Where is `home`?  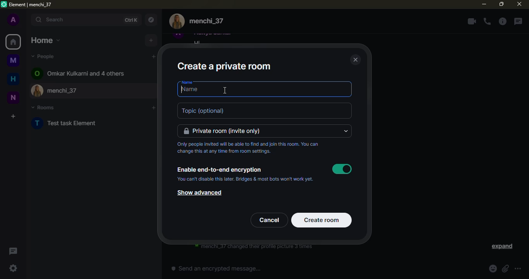
home is located at coordinates (13, 79).